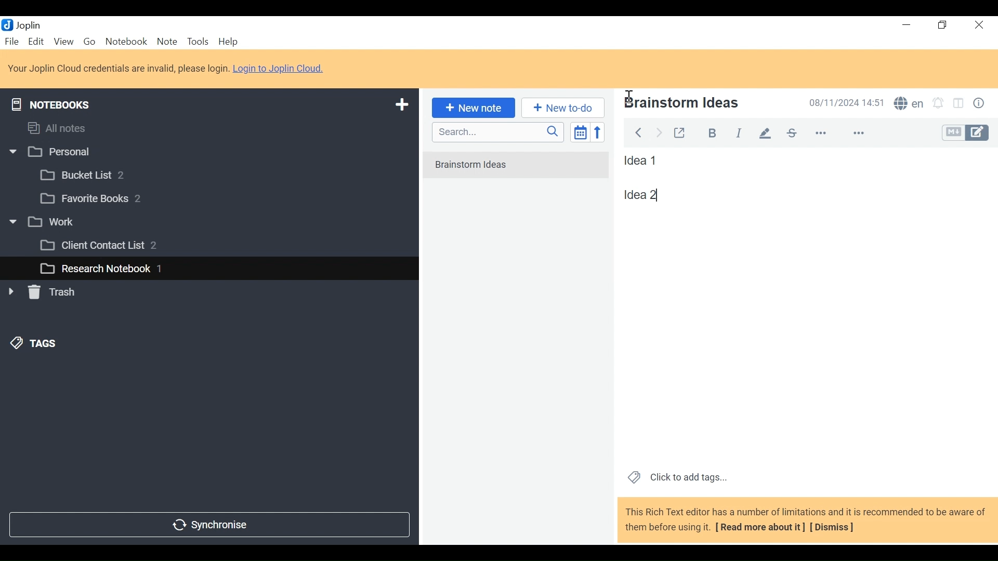 This screenshot has width=998, height=561. What do you see at coordinates (118, 69) in the screenshot?
I see `Login to Joplin Cloud` at bounding box center [118, 69].